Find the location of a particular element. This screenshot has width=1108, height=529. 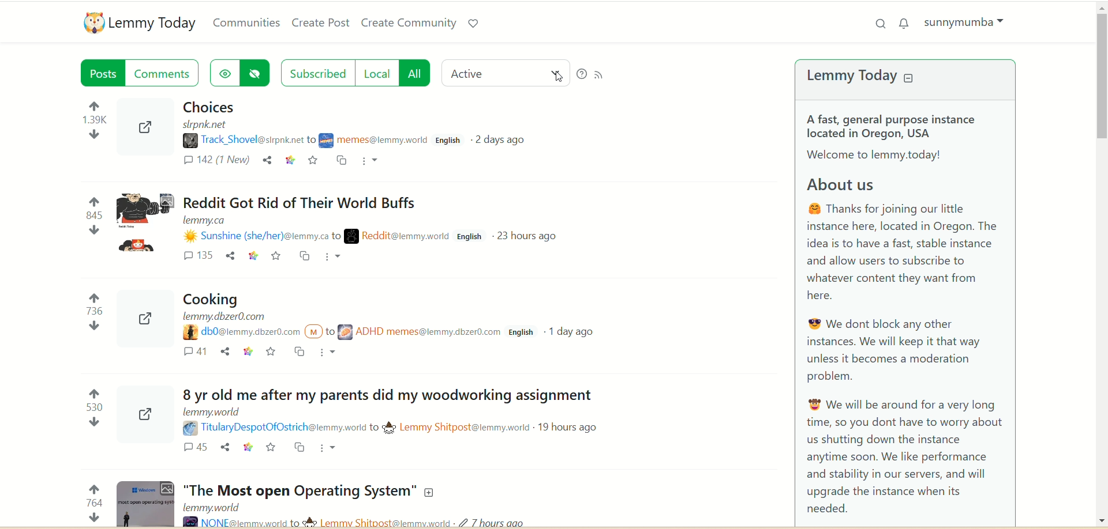

2 days ago (post date) is located at coordinates (506, 141).